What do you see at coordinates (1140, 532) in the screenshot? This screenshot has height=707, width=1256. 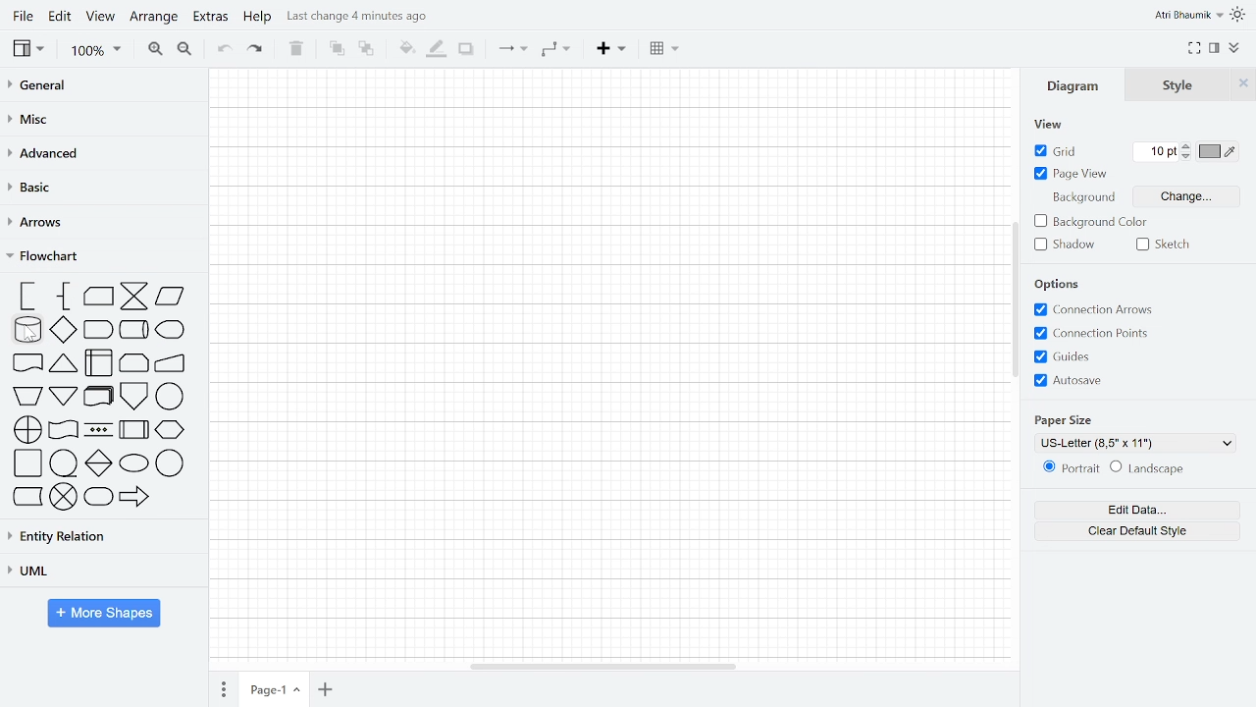 I see `Clear default style` at bounding box center [1140, 532].